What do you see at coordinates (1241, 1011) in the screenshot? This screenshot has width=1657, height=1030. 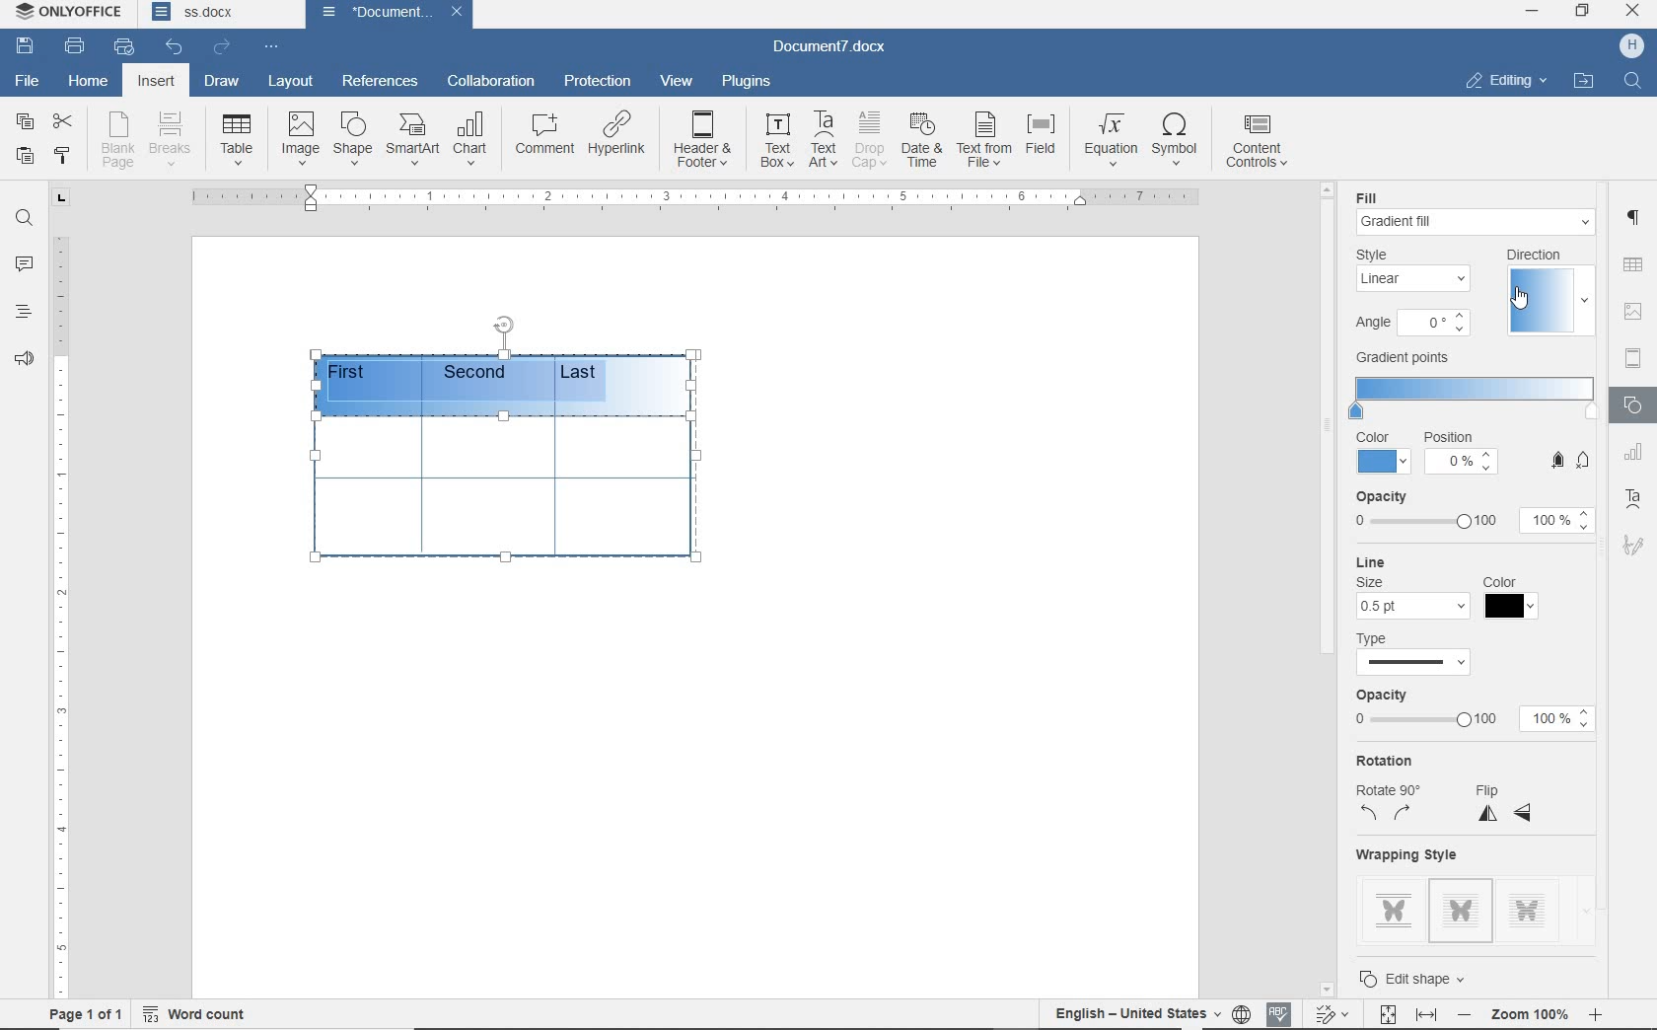 I see `set document language` at bounding box center [1241, 1011].